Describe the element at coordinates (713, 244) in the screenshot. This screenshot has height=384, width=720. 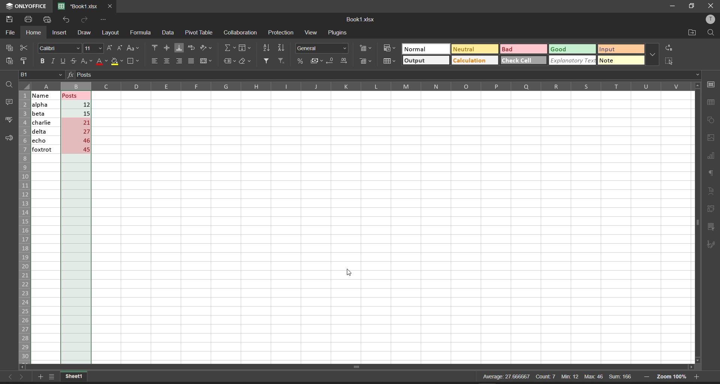
I see `signature settings` at that location.